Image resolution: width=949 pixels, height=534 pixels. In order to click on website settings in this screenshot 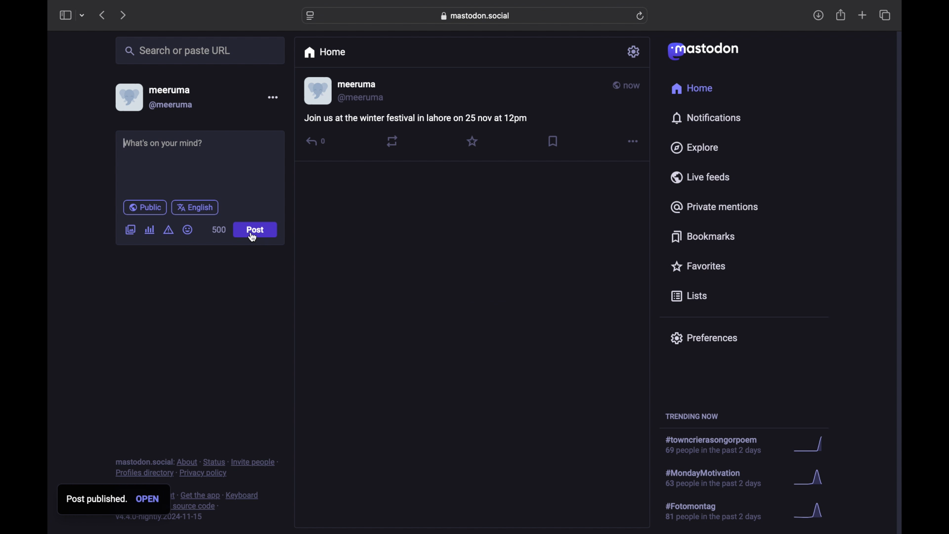, I will do `click(311, 16)`.